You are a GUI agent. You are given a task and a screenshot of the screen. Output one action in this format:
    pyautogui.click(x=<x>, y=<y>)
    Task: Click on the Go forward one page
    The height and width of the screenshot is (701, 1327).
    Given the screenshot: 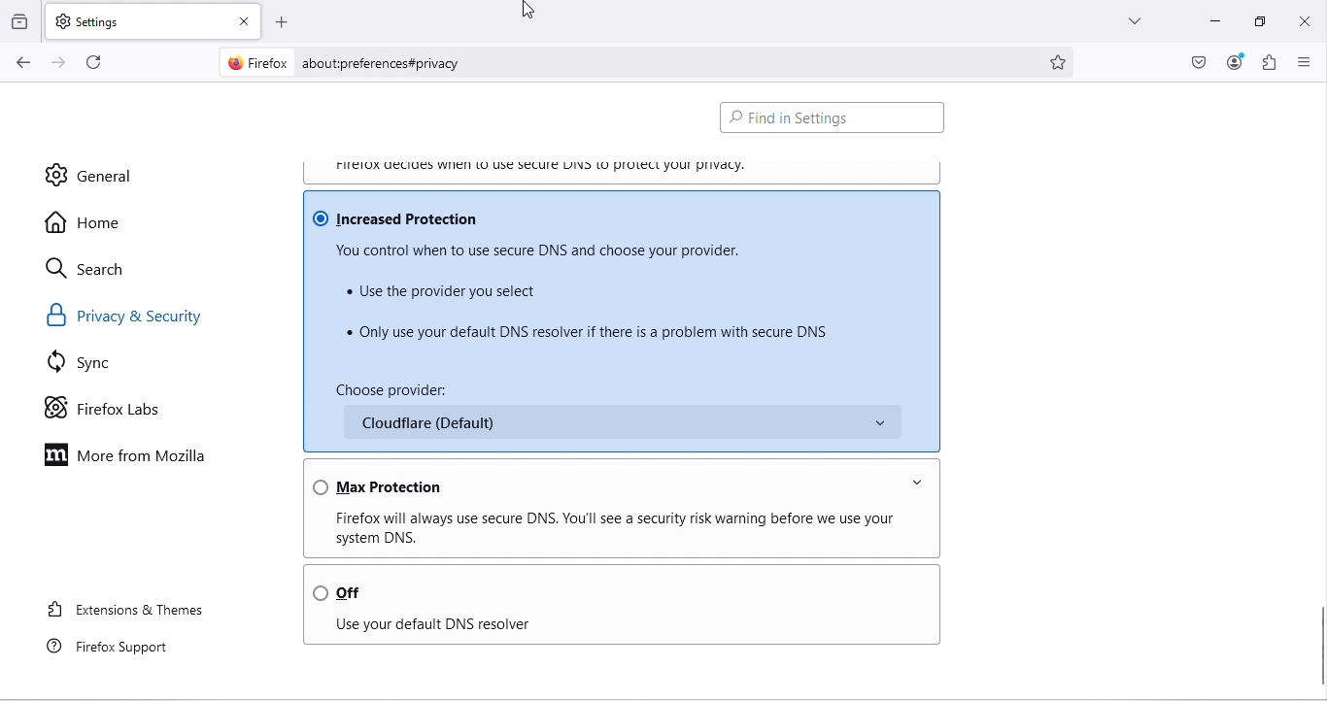 What is the action you would take?
    pyautogui.click(x=57, y=63)
    